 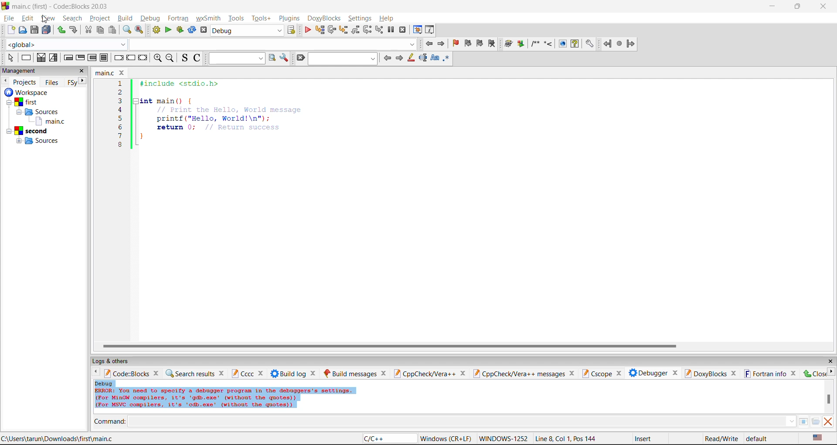 What do you see at coordinates (26, 82) in the screenshot?
I see `projects` at bounding box center [26, 82].